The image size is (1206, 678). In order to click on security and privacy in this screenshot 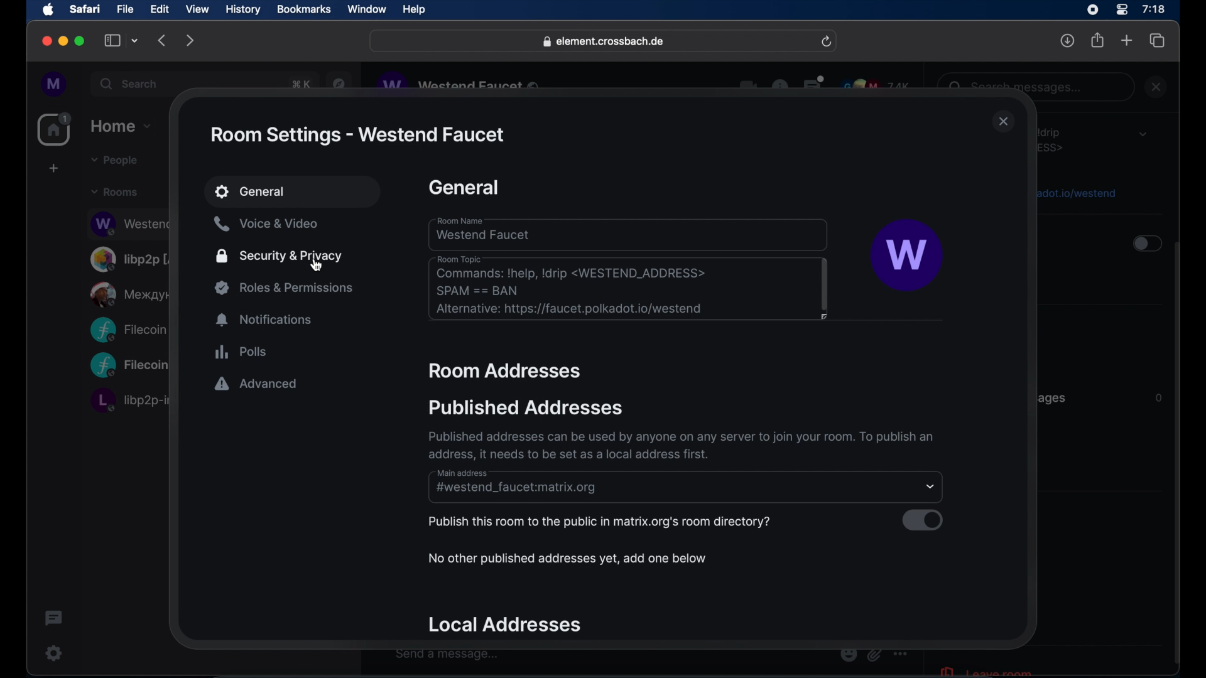, I will do `click(279, 256)`.